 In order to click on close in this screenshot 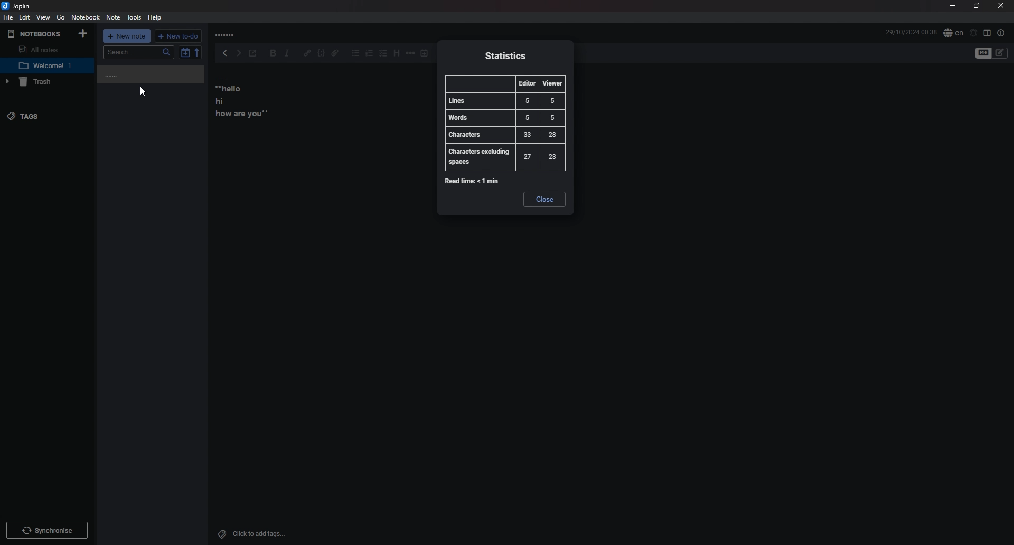, I will do `click(544, 200)`.